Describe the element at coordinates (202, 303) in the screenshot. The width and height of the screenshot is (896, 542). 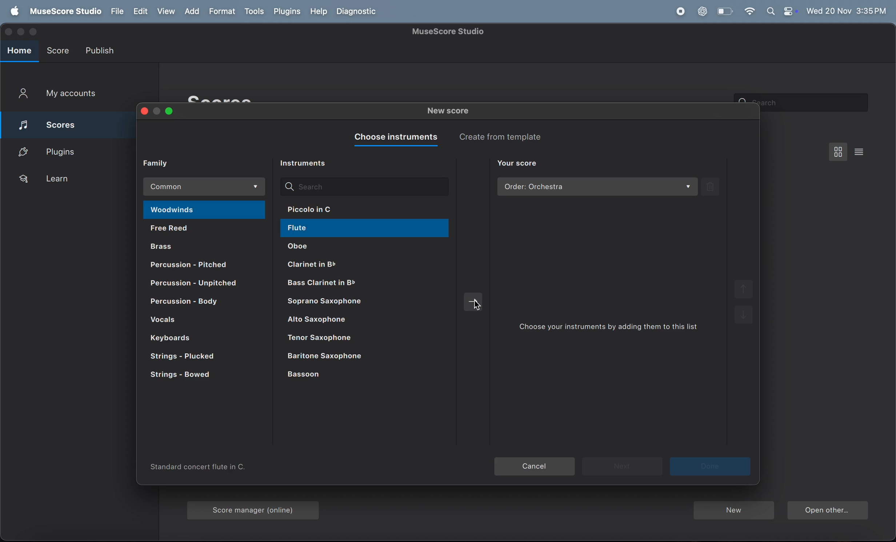
I see `percussion body` at that location.